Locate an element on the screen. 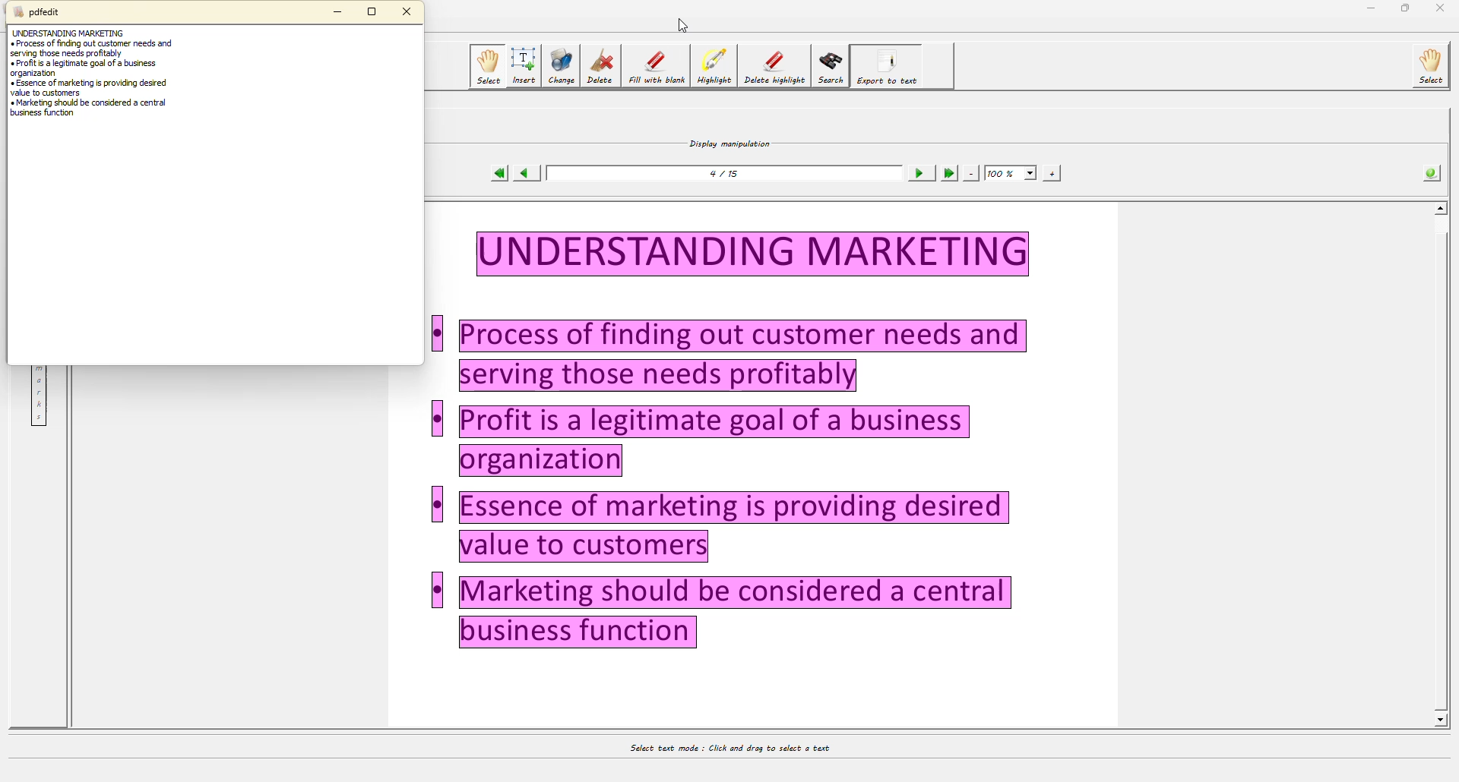  export to text is located at coordinates (889, 65).